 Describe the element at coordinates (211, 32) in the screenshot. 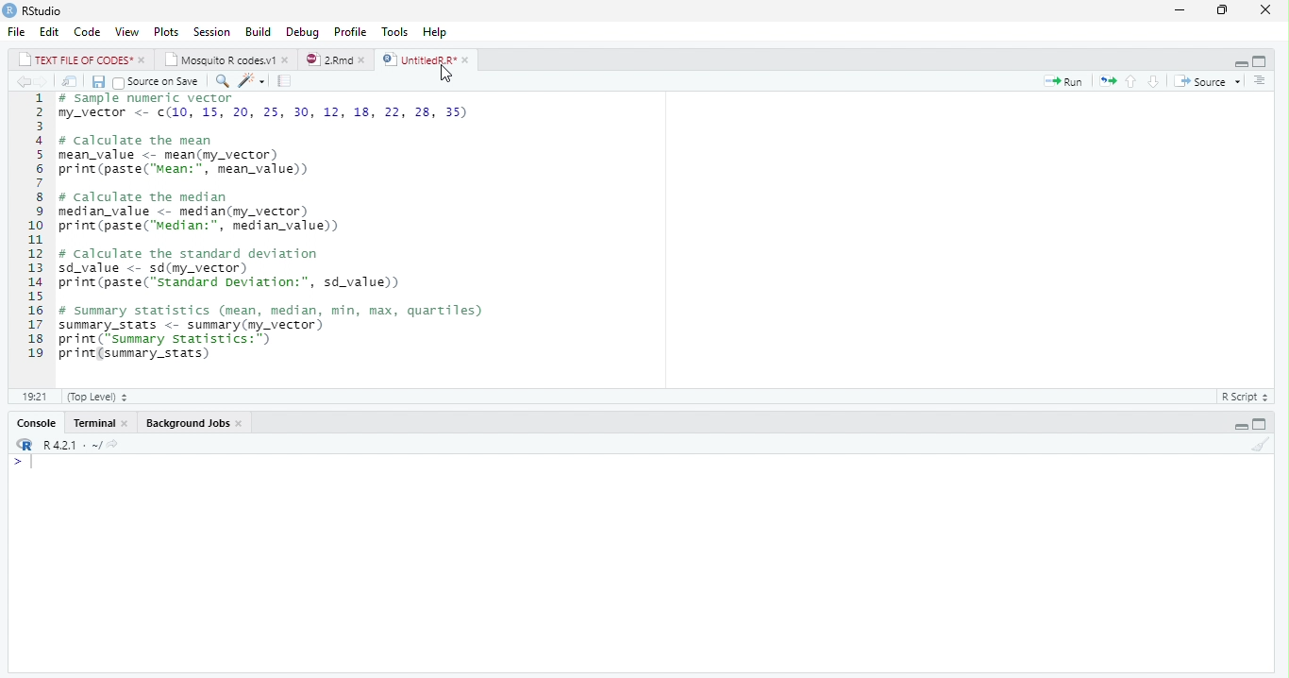

I see `session` at that location.